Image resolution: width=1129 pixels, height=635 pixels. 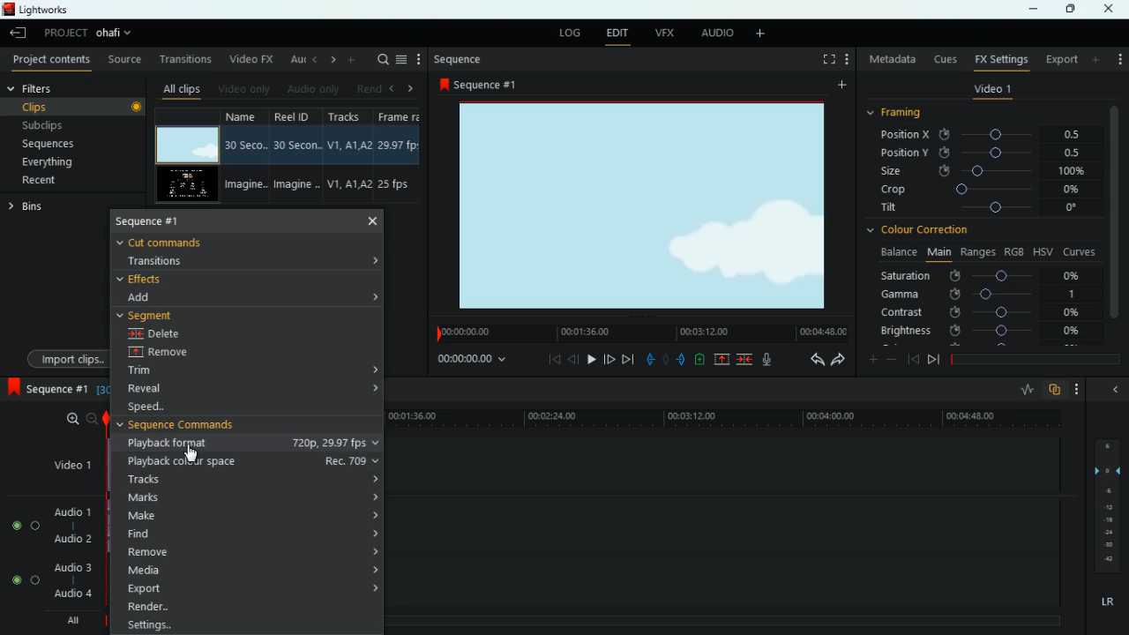 I want to click on overlap, so click(x=1053, y=392).